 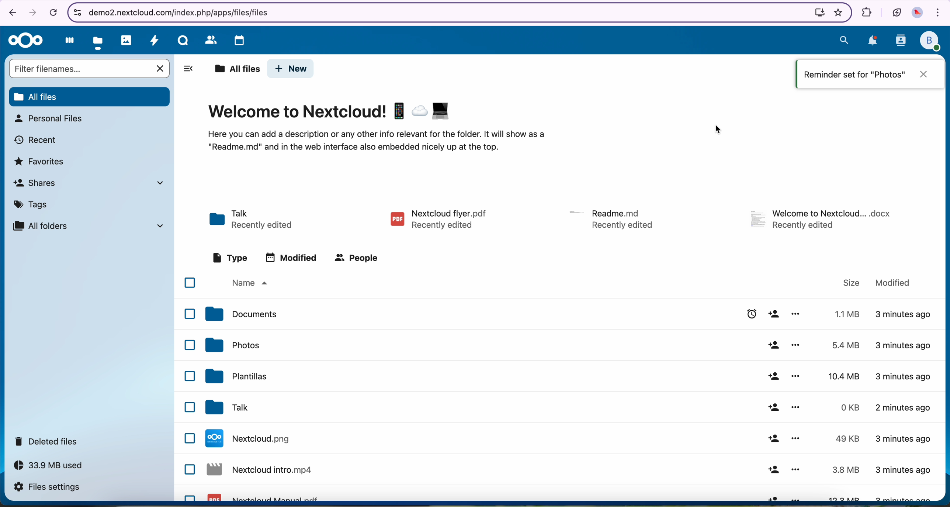 What do you see at coordinates (47, 487) in the screenshot?
I see `files settings` at bounding box center [47, 487].